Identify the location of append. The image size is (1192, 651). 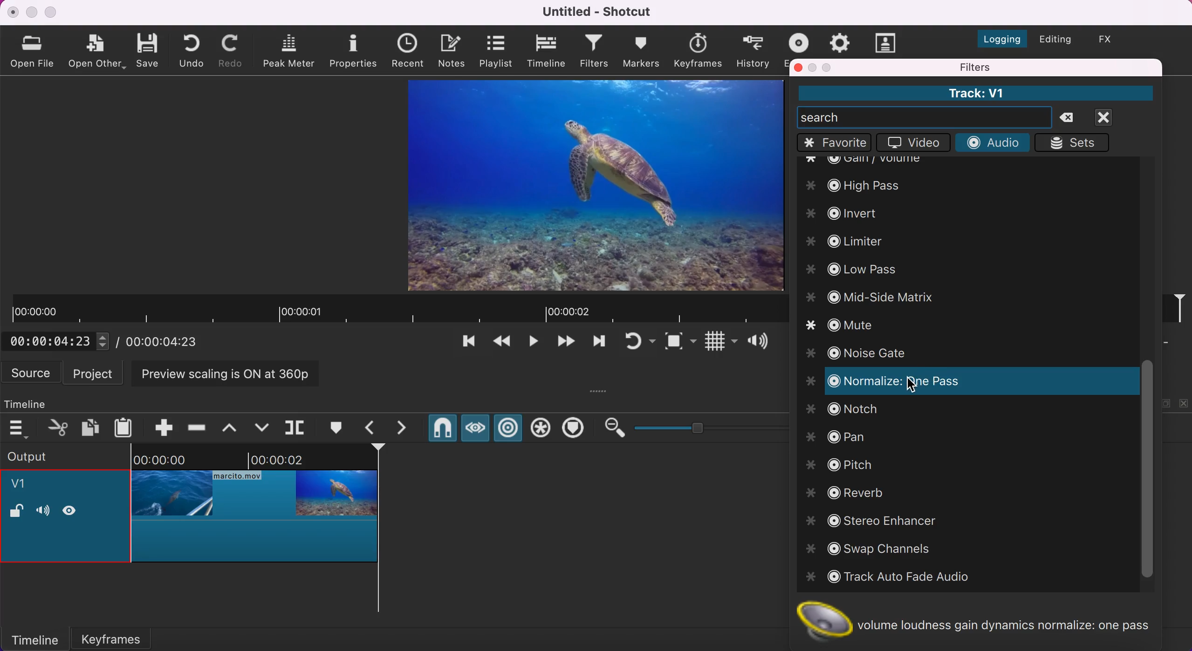
(157, 426).